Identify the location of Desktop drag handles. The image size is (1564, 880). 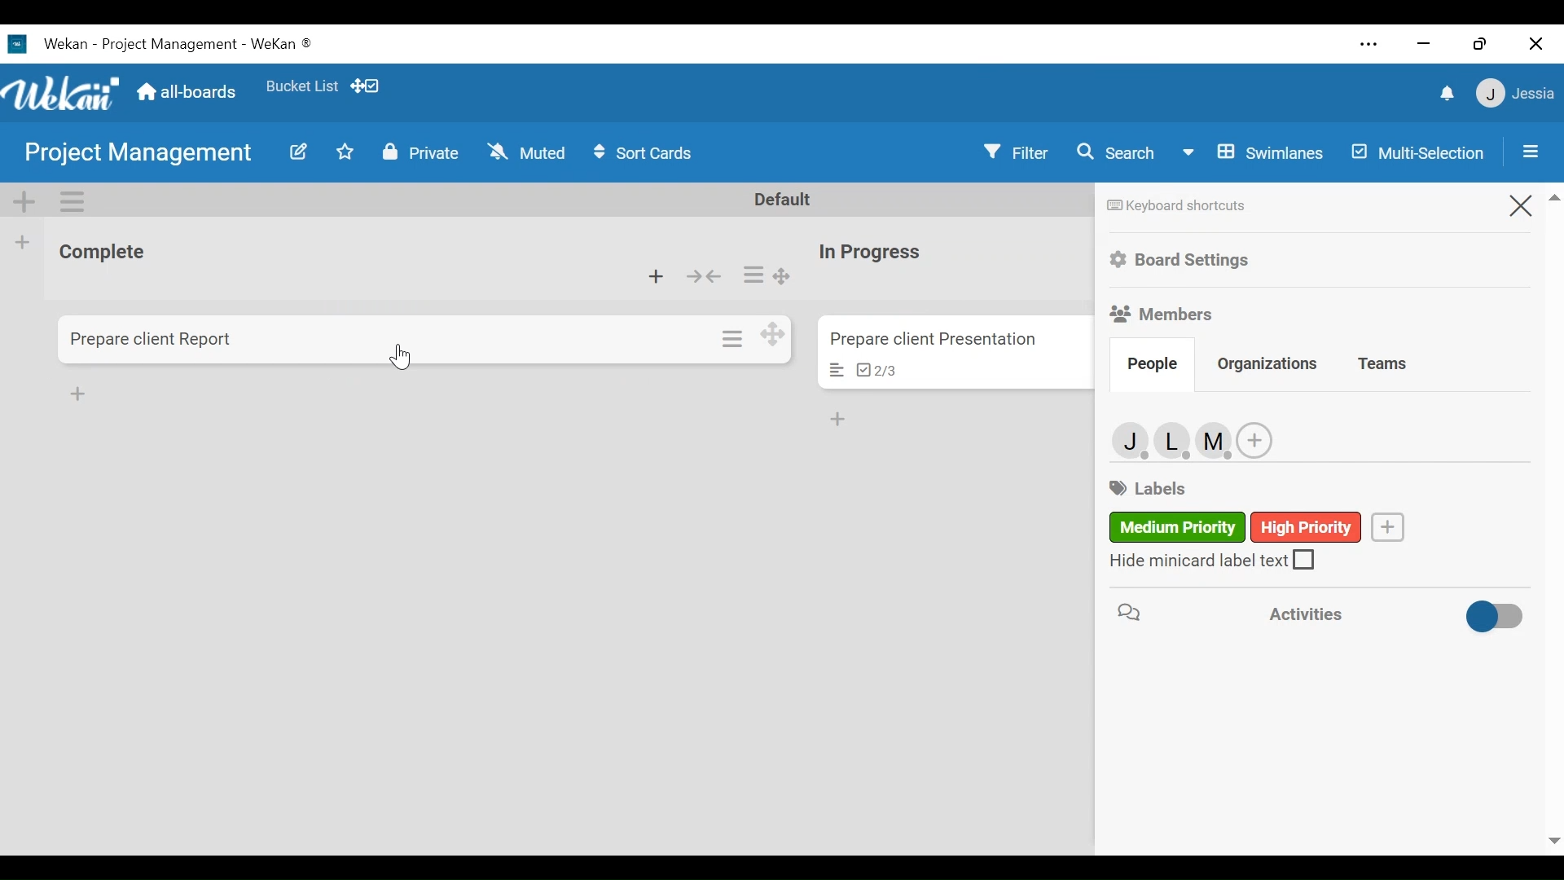
(771, 334).